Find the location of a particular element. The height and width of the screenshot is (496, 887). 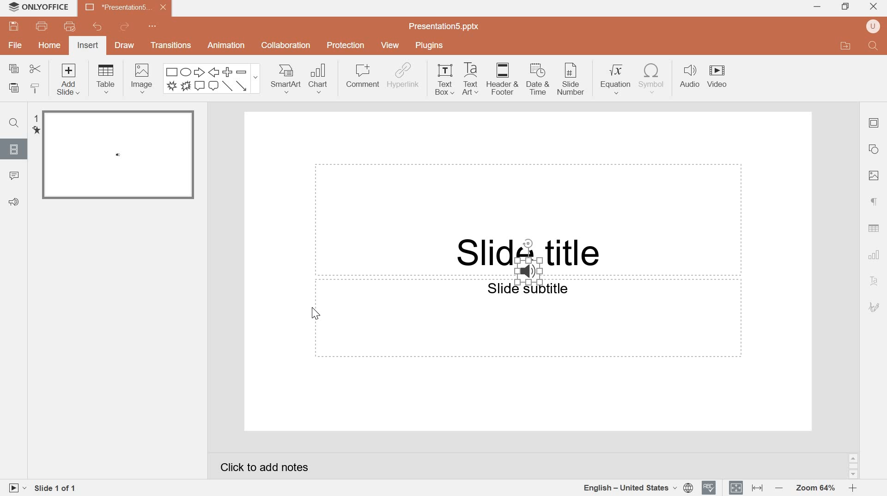

spell checking is located at coordinates (709, 488).